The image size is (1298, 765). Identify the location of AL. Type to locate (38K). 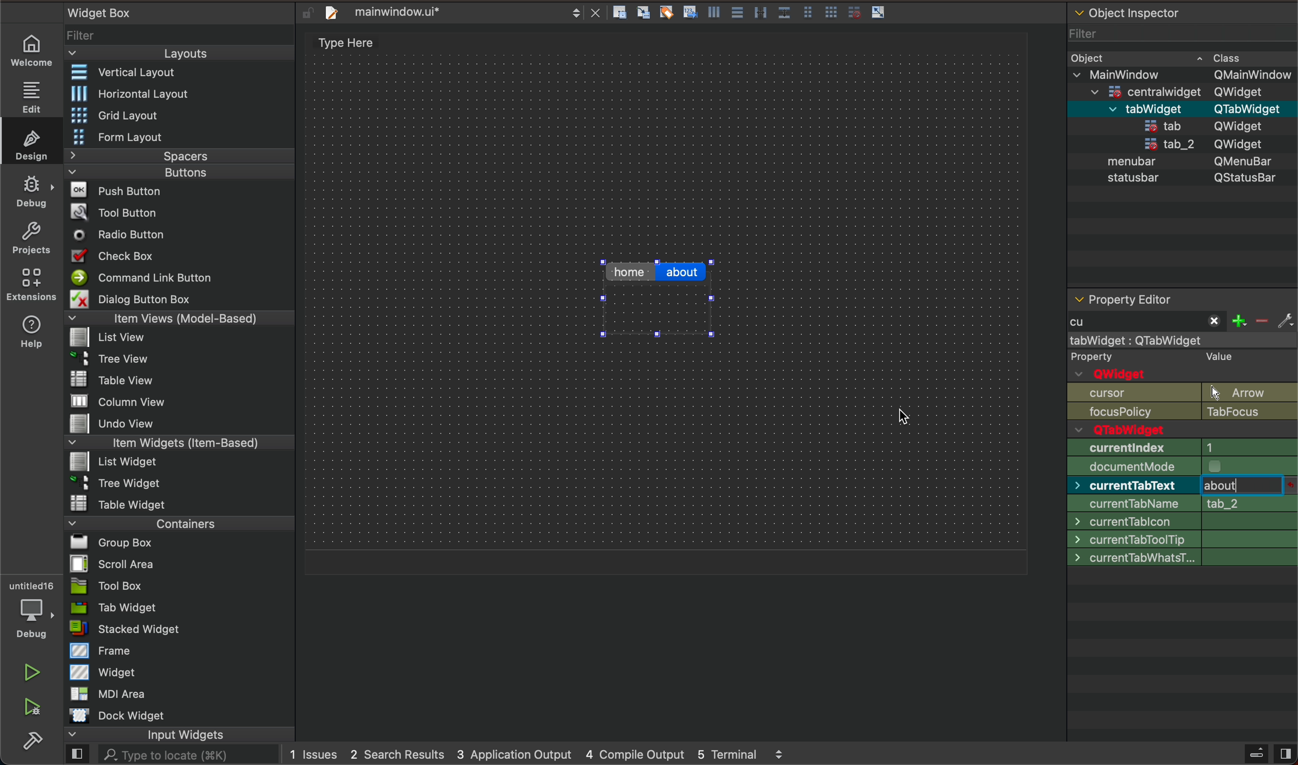
(178, 756).